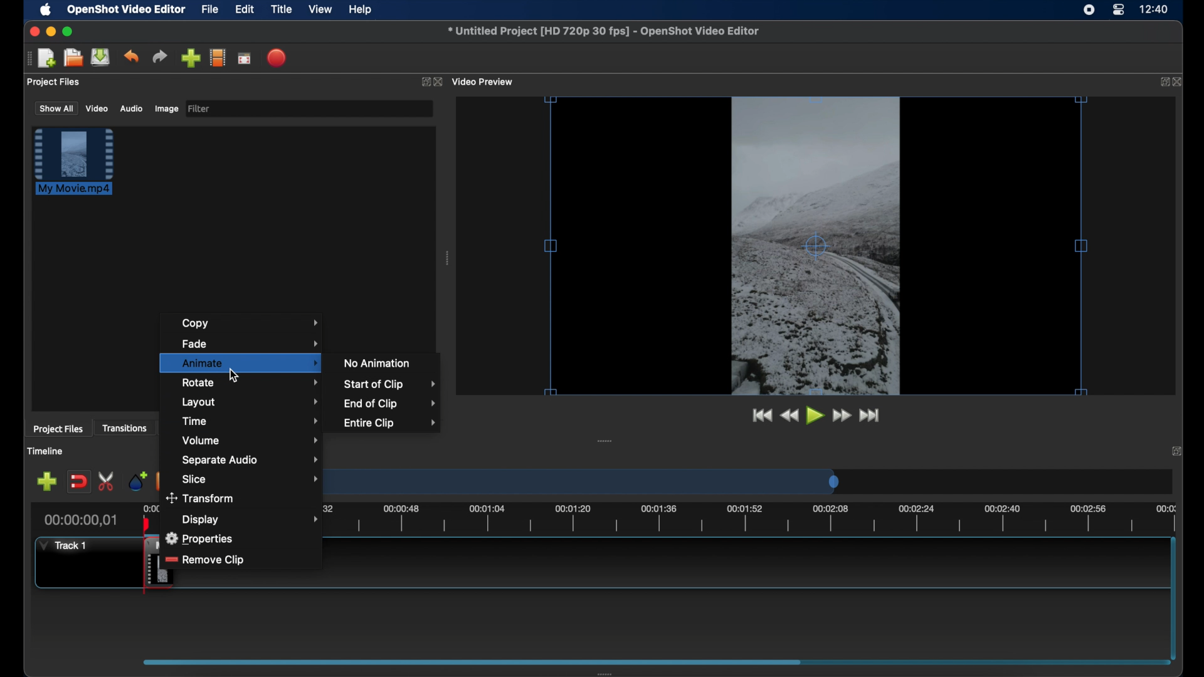 The image size is (1204, 677). I want to click on jump to start, so click(871, 415).